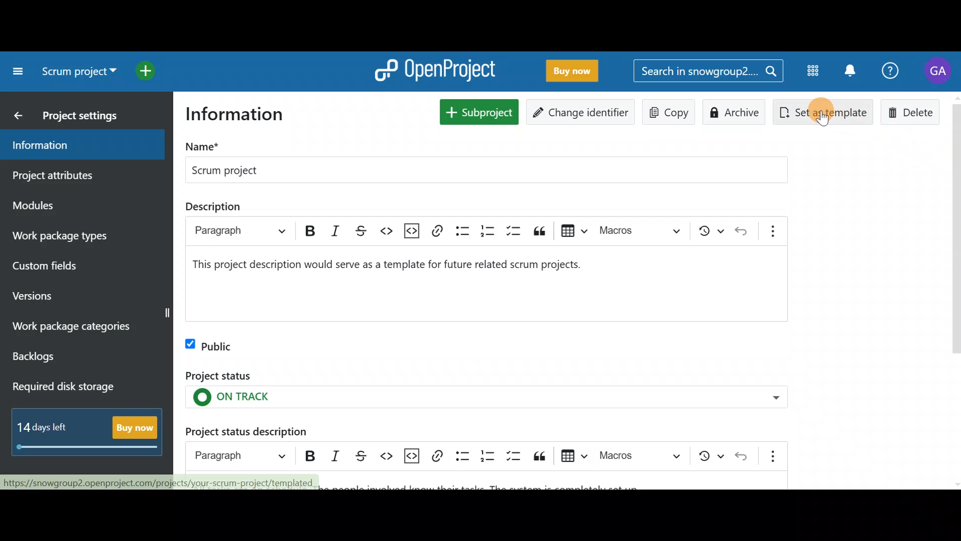 This screenshot has width=961, height=541. What do you see at coordinates (770, 456) in the screenshot?
I see `Show more items` at bounding box center [770, 456].